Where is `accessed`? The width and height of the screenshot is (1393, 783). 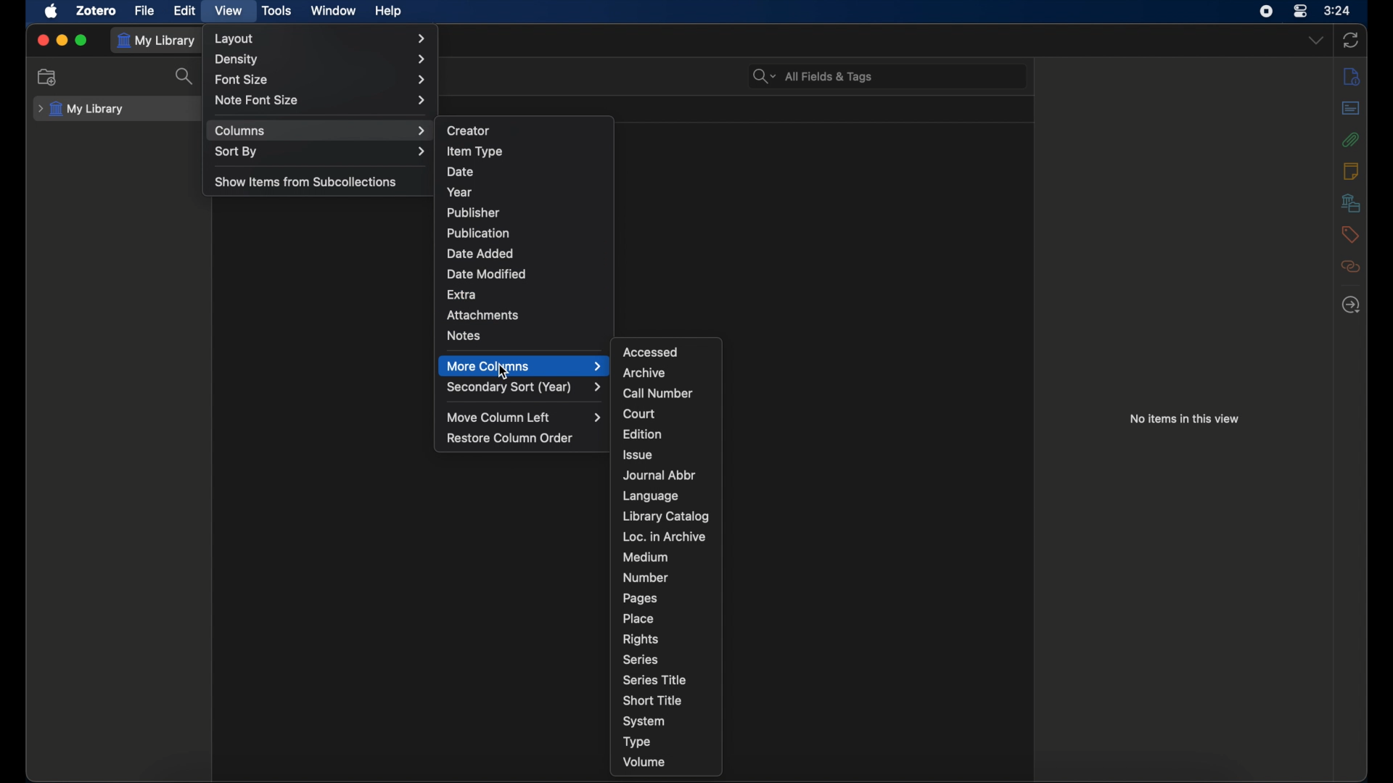 accessed is located at coordinates (649, 351).